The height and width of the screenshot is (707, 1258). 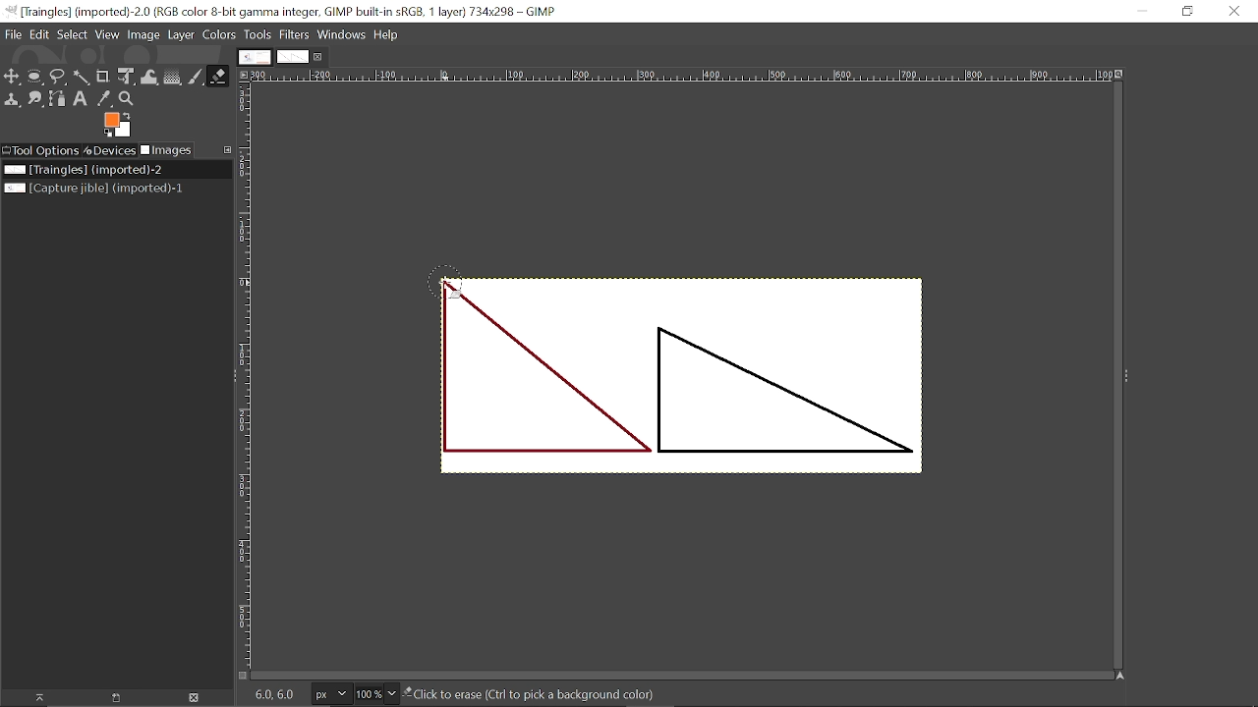 What do you see at coordinates (35, 99) in the screenshot?
I see `Smudge tool` at bounding box center [35, 99].